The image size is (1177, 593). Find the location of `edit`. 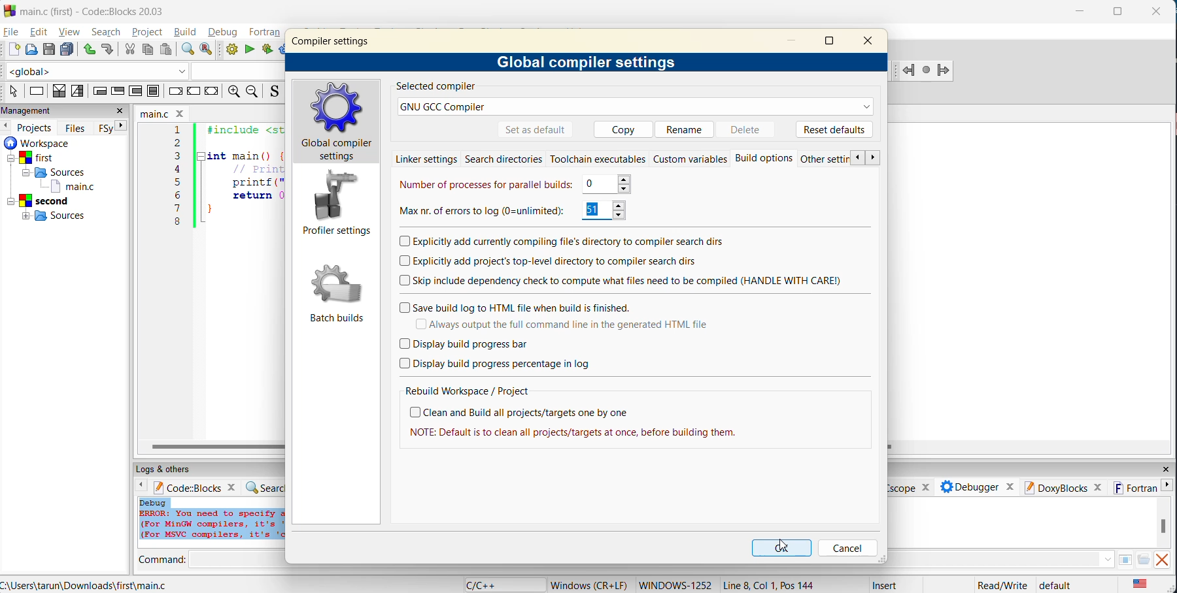

edit is located at coordinates (39, 32).